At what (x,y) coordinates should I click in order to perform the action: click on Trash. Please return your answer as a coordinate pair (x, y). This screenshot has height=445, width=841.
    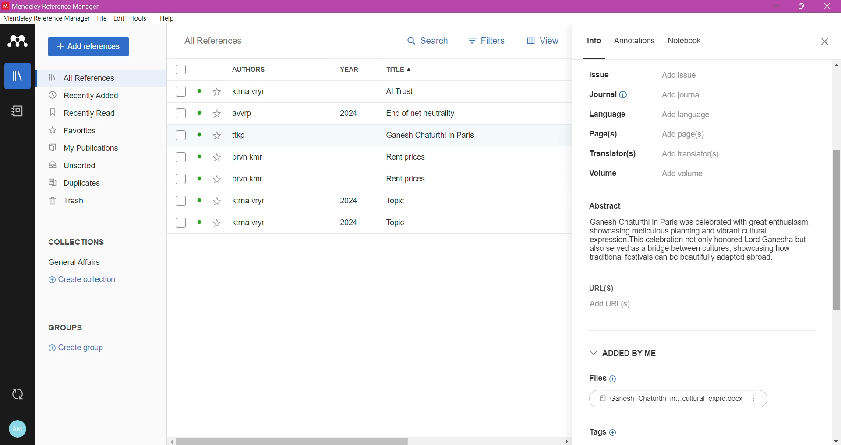
    Looking at the image, I should click on (65, 202).